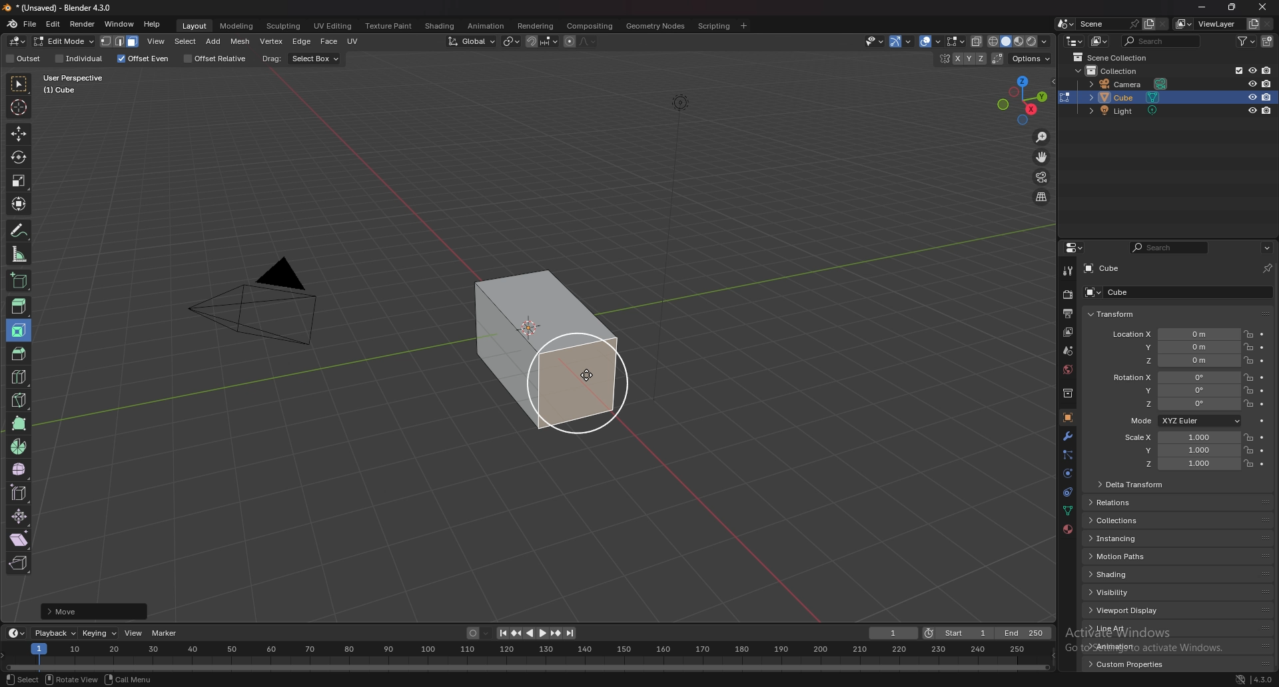 This screenshot has width=1279, height=687. What do you see at coordinates (390, 26) in the screenshot?
I see `texture paint` at bounding box center [390, 26].